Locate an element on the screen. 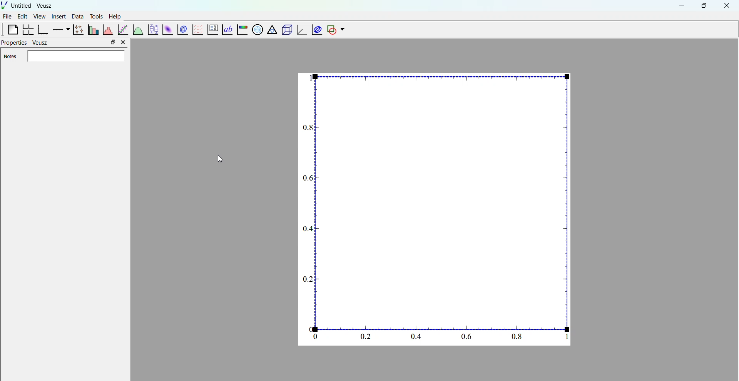 Image resolution: width=739 pixels, height=381 pixels. Arrange a graph in a grid is located at coordinates (27, 30).